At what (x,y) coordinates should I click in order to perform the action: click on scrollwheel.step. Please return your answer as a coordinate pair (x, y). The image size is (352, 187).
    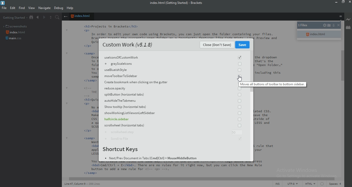
    Looking at the image, I should click on (172, 133).